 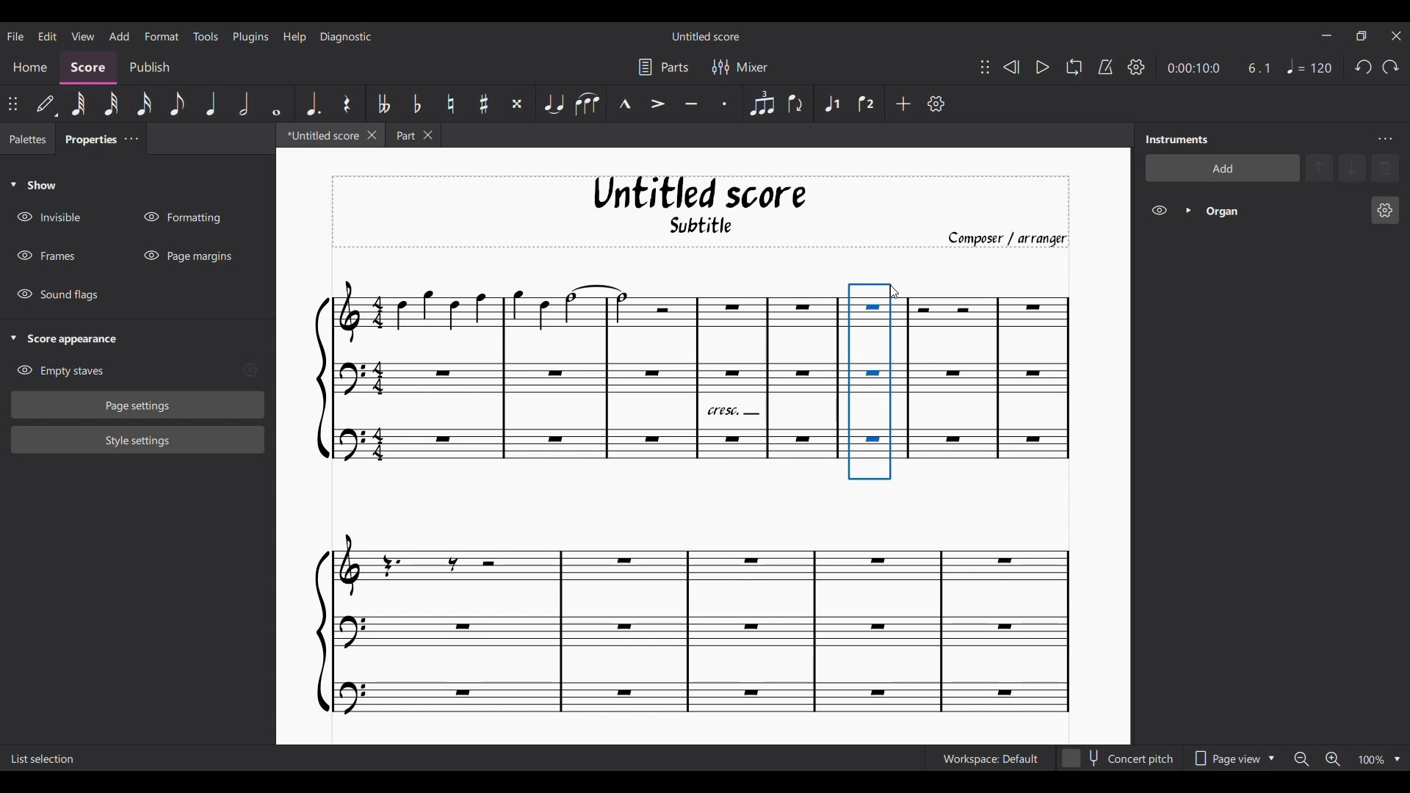 I want to click on Hide Frames, so click(x=46, y=256).